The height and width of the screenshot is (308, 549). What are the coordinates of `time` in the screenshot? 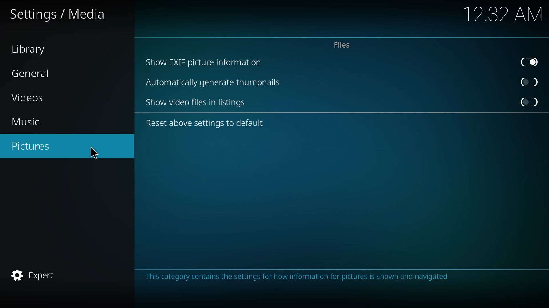 It's located at (505, 13).